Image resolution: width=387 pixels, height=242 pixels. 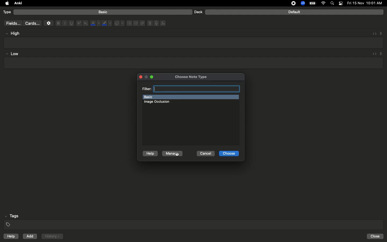 What do you see at coordinates (158, 102) in the screenshot?
I see `Image occlusion` at bounding box center [158, 102].